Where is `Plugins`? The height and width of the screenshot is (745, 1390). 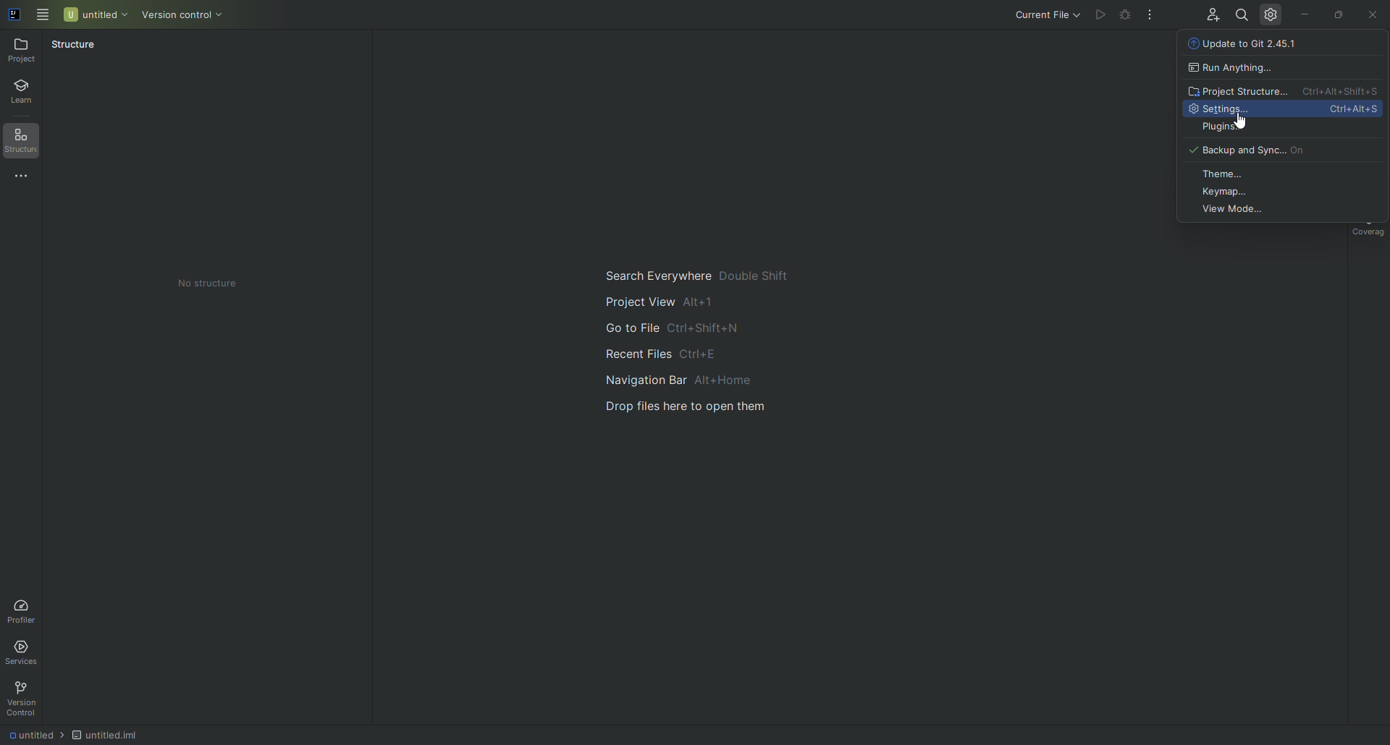
Plugins is located at coordinates (1278, 131).